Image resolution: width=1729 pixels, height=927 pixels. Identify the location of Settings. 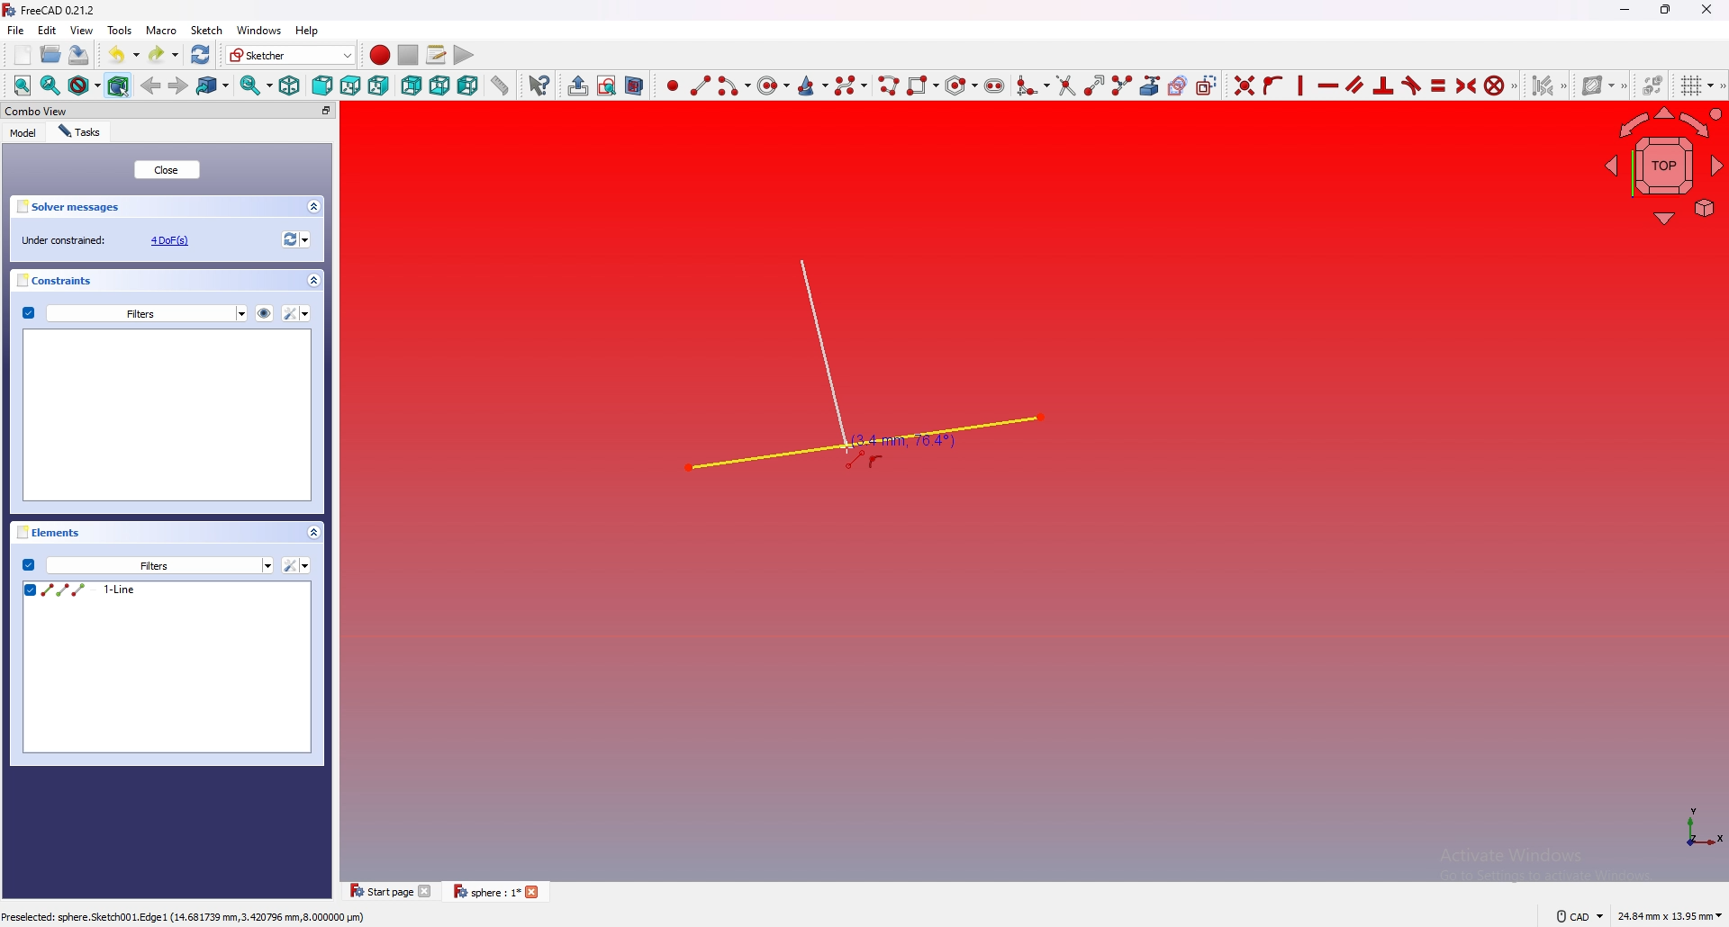
(297, 313).